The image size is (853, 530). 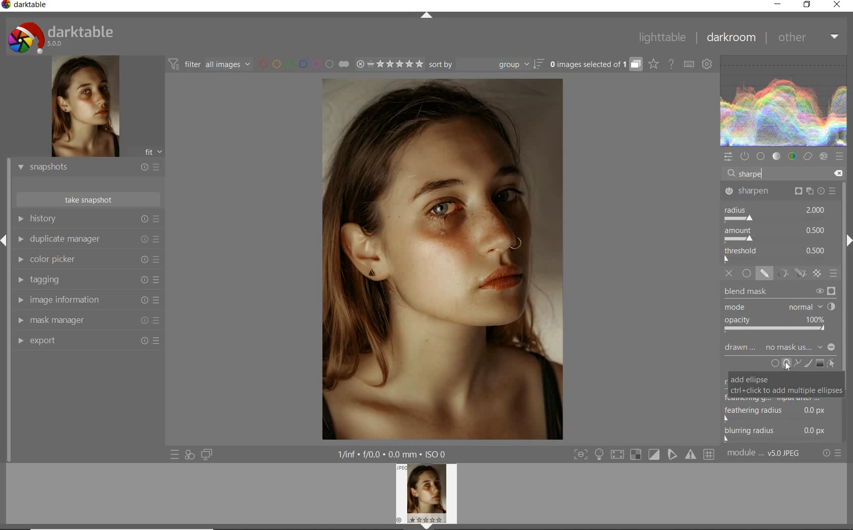 What do you see at coordinates (86, 300) in the screenshot?
I see `image formation` at bounding box center [86, 300].